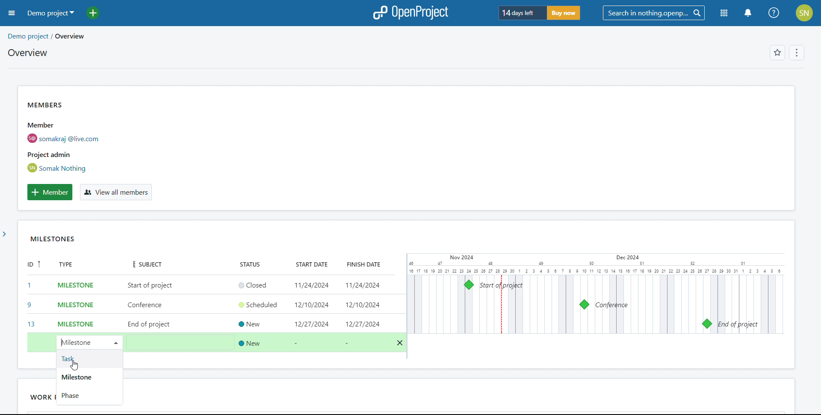  What do you see at coordinates (115, 193) in the screenshot?
I see `view all members` at bounding box center [115, 193].